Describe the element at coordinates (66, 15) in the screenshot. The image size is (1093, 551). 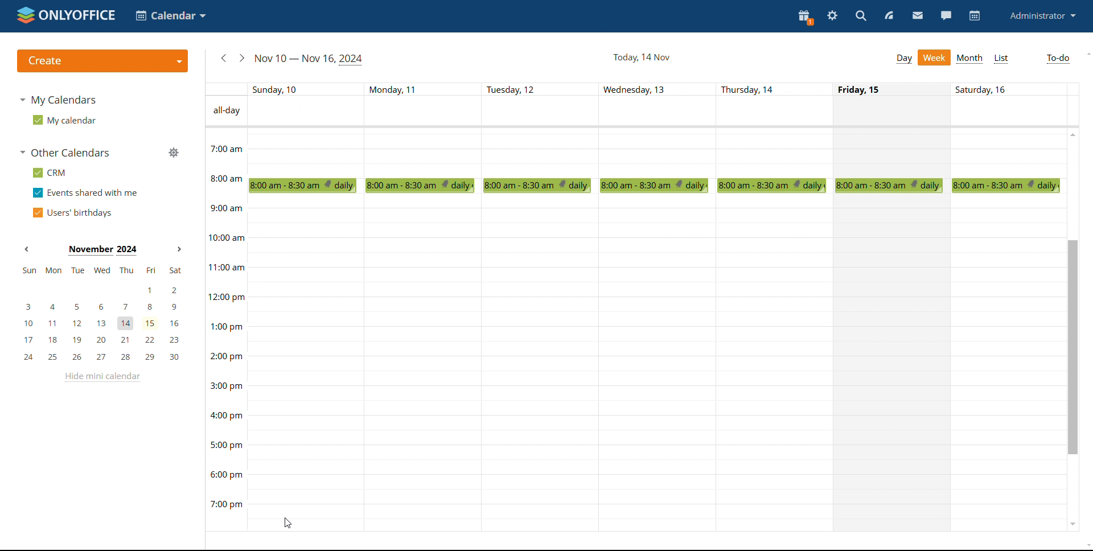
I see `logo` at that location.